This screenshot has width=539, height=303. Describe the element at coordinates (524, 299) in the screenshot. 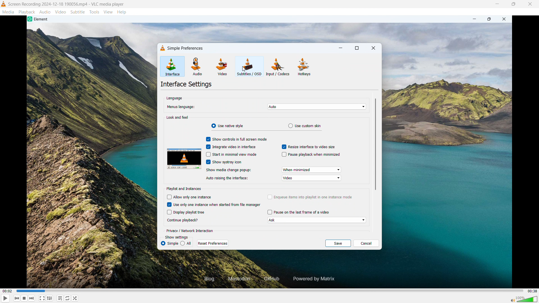

I see `Sound bar ` at that location.